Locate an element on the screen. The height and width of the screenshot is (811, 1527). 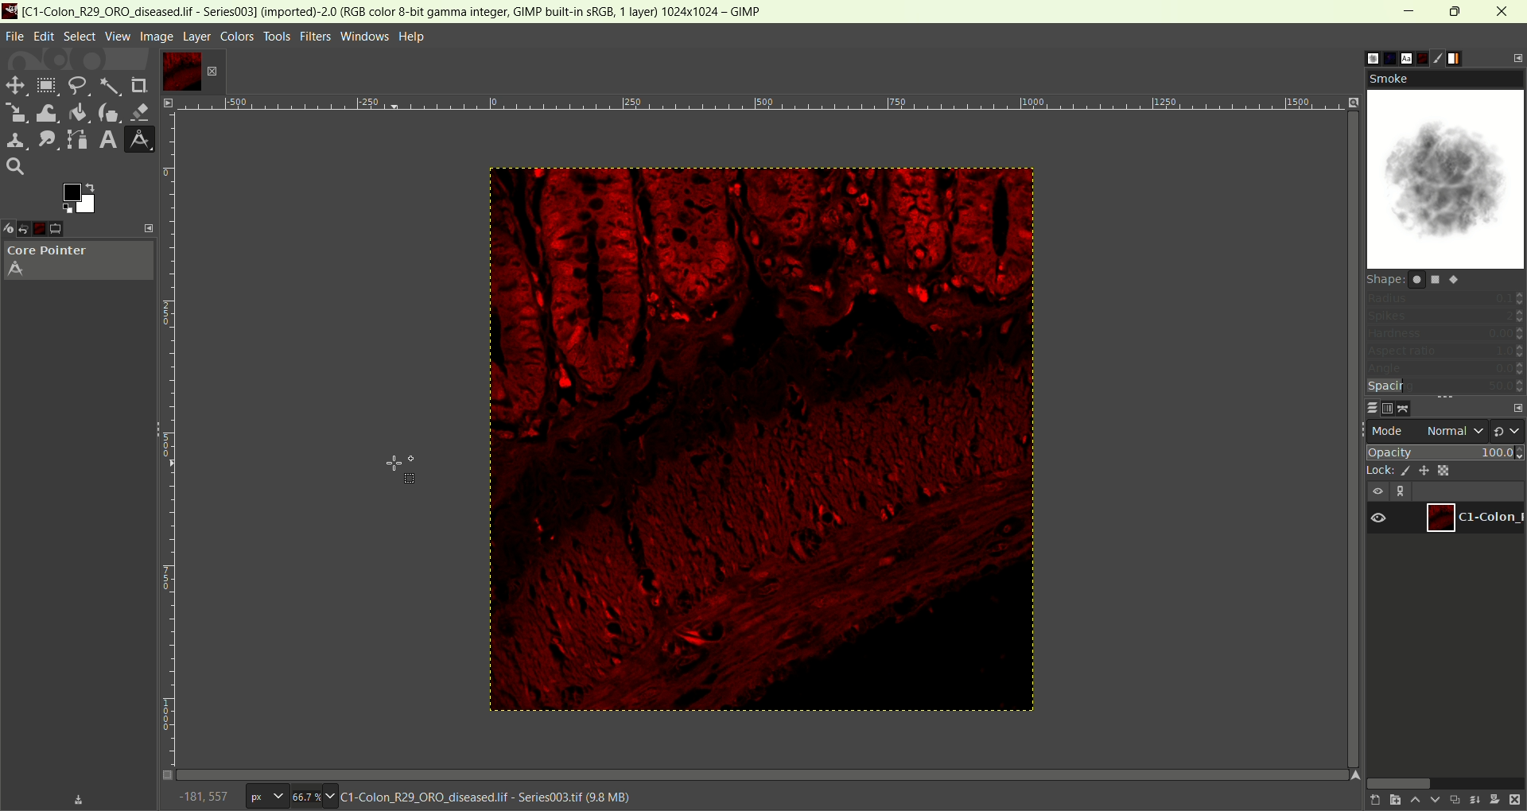
layers is located at coordinates (1366, 407).